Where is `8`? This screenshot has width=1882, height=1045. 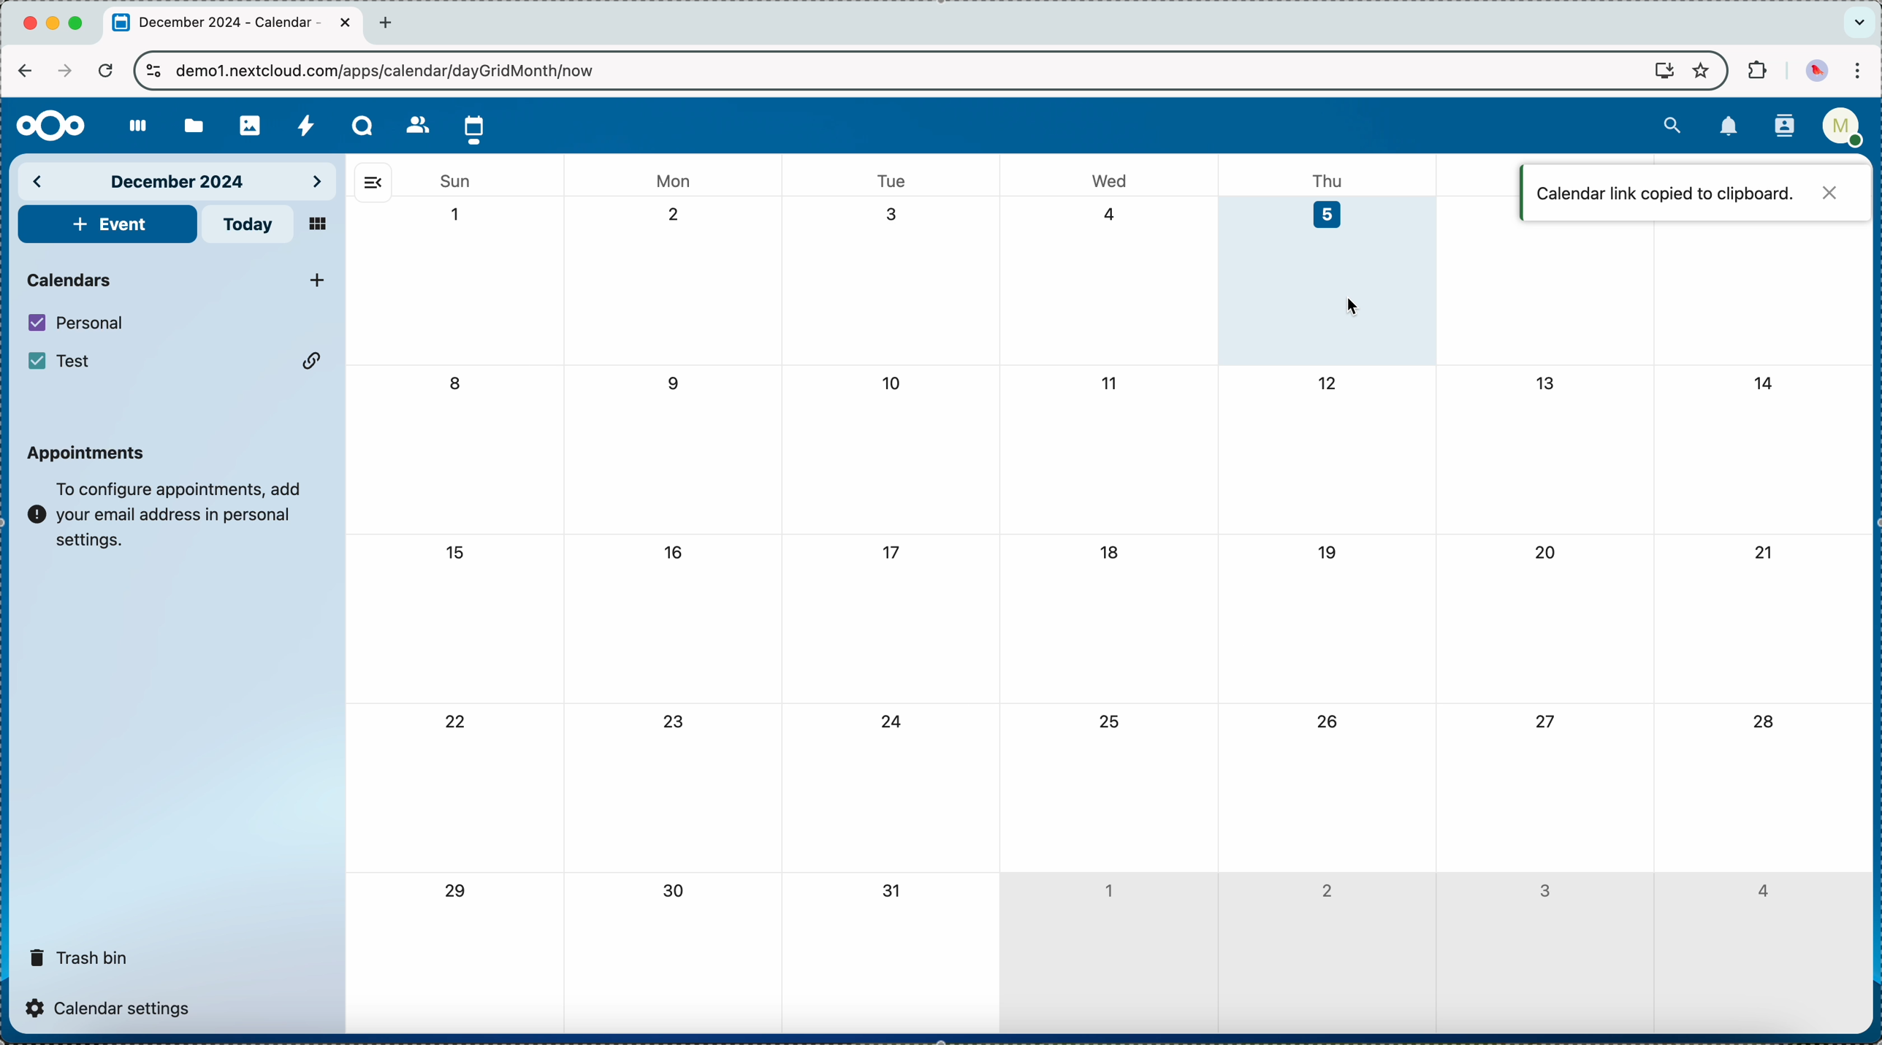 8 is located at coordinates (455, 385).